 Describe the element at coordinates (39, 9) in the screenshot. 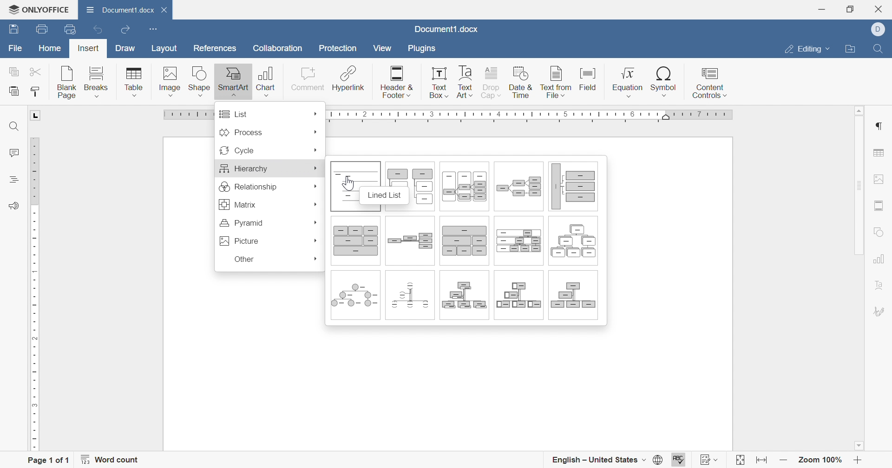

I see `ONLYOFFICE` at that location.